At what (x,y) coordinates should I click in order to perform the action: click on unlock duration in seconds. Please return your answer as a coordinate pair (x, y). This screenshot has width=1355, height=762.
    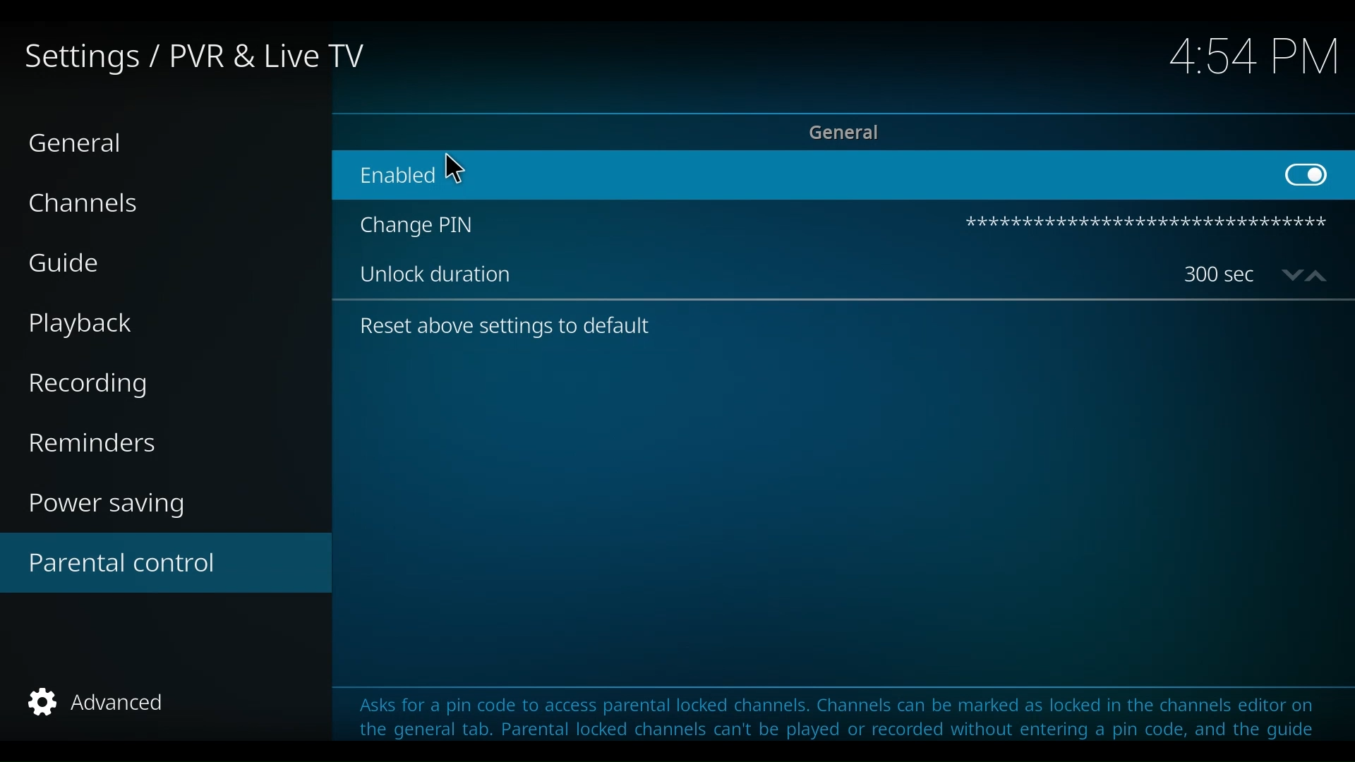
    Looking at the image, I should click on (1222, 272).